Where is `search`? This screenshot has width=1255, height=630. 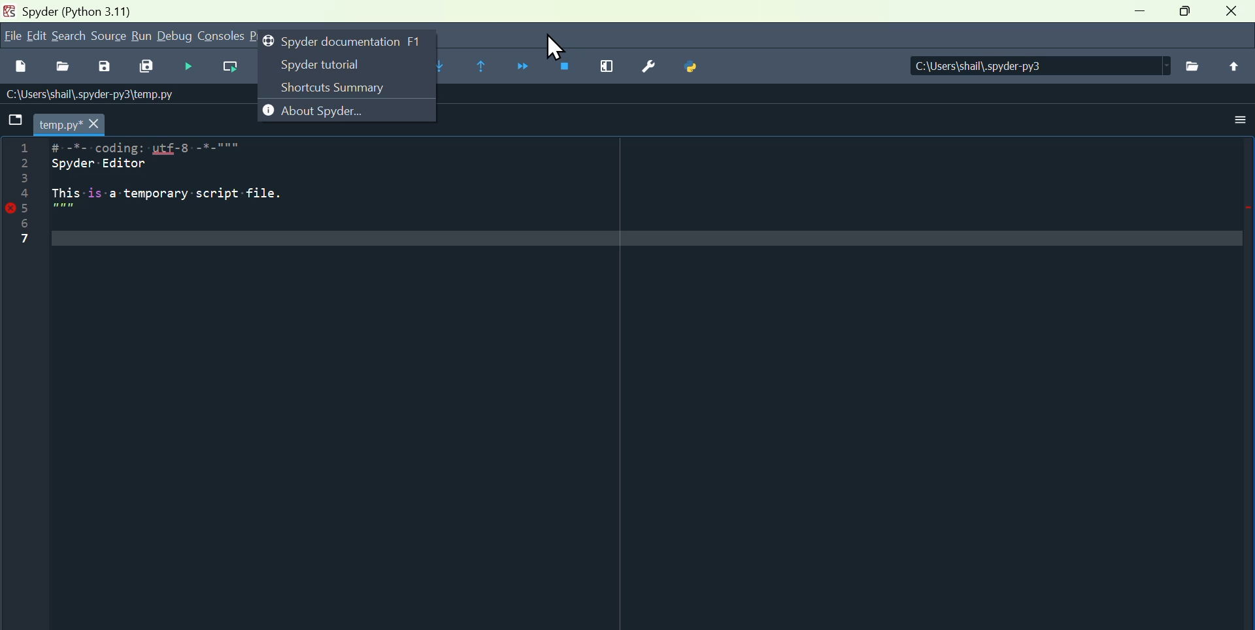 search is located at coordinates (70, 35).